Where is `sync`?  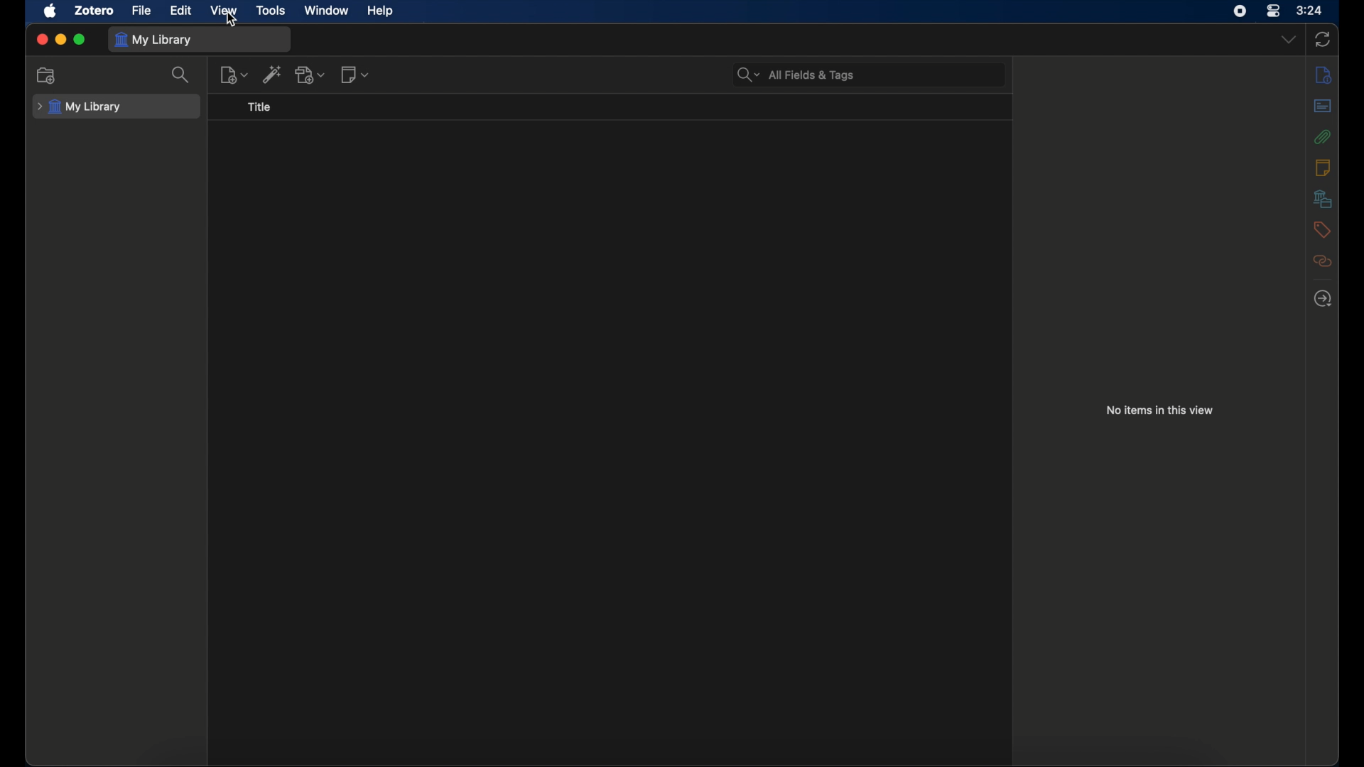
sync is located at coordinates (1323, 40).